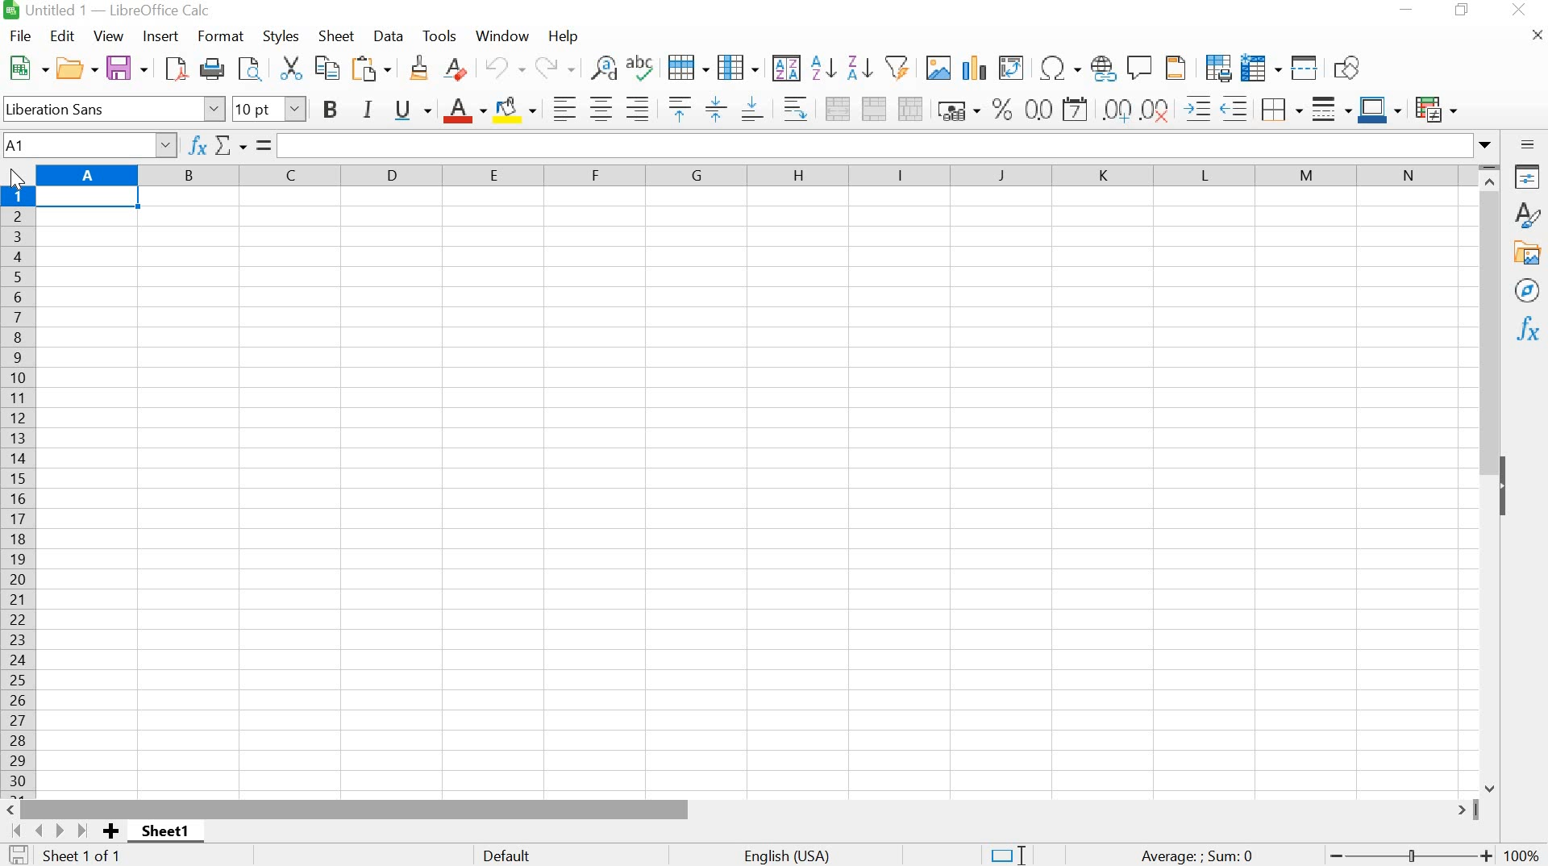 The height and width of the screenshot is (866, 1548). I want to click on Name Box, so click(89, 144).